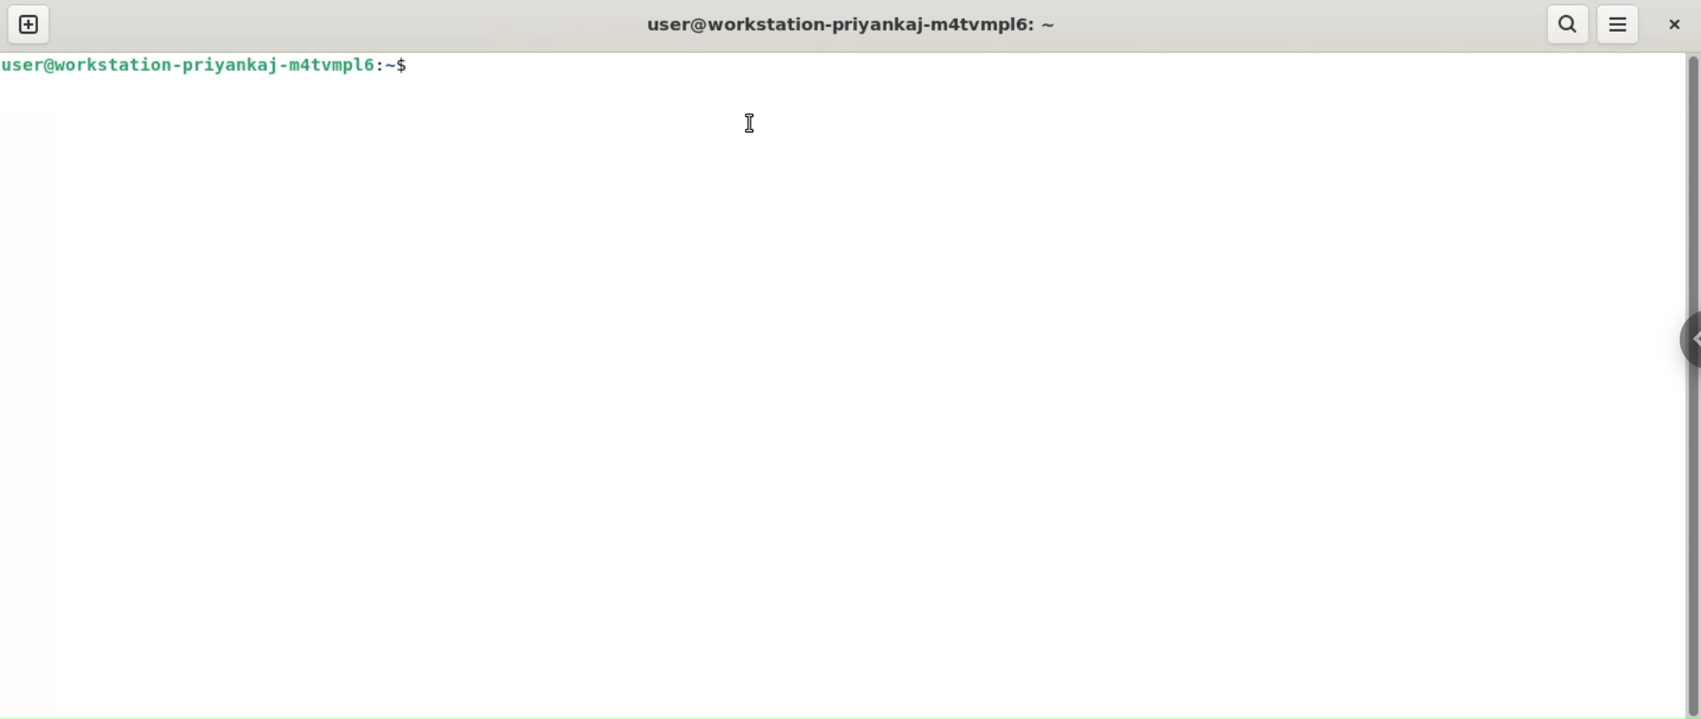 The height and width of the screenshot is (719, 1701). I want to click on vertical scroll bar, so click(1690, 386).